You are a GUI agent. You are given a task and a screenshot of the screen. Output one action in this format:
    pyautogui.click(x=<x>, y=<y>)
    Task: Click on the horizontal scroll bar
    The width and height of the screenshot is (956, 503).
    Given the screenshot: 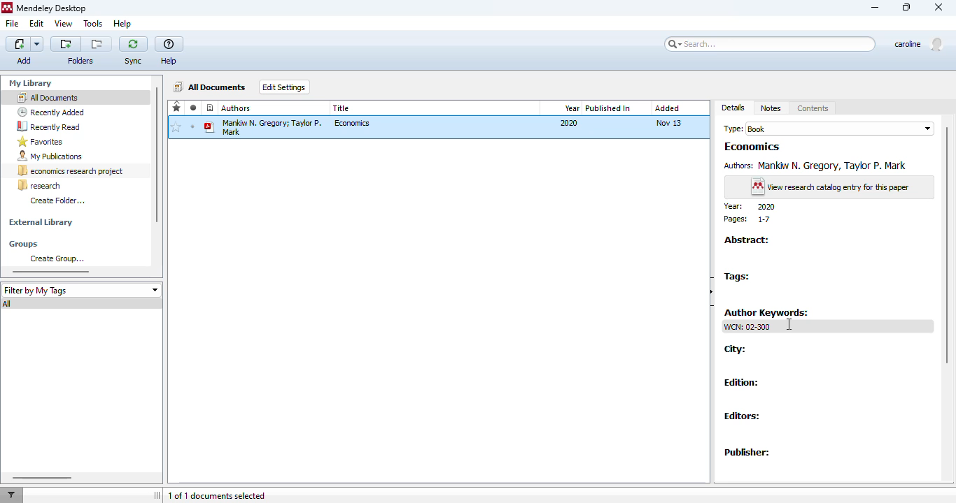 What is the action you would take?
    pyautogui.click(x=43, y=478)
    